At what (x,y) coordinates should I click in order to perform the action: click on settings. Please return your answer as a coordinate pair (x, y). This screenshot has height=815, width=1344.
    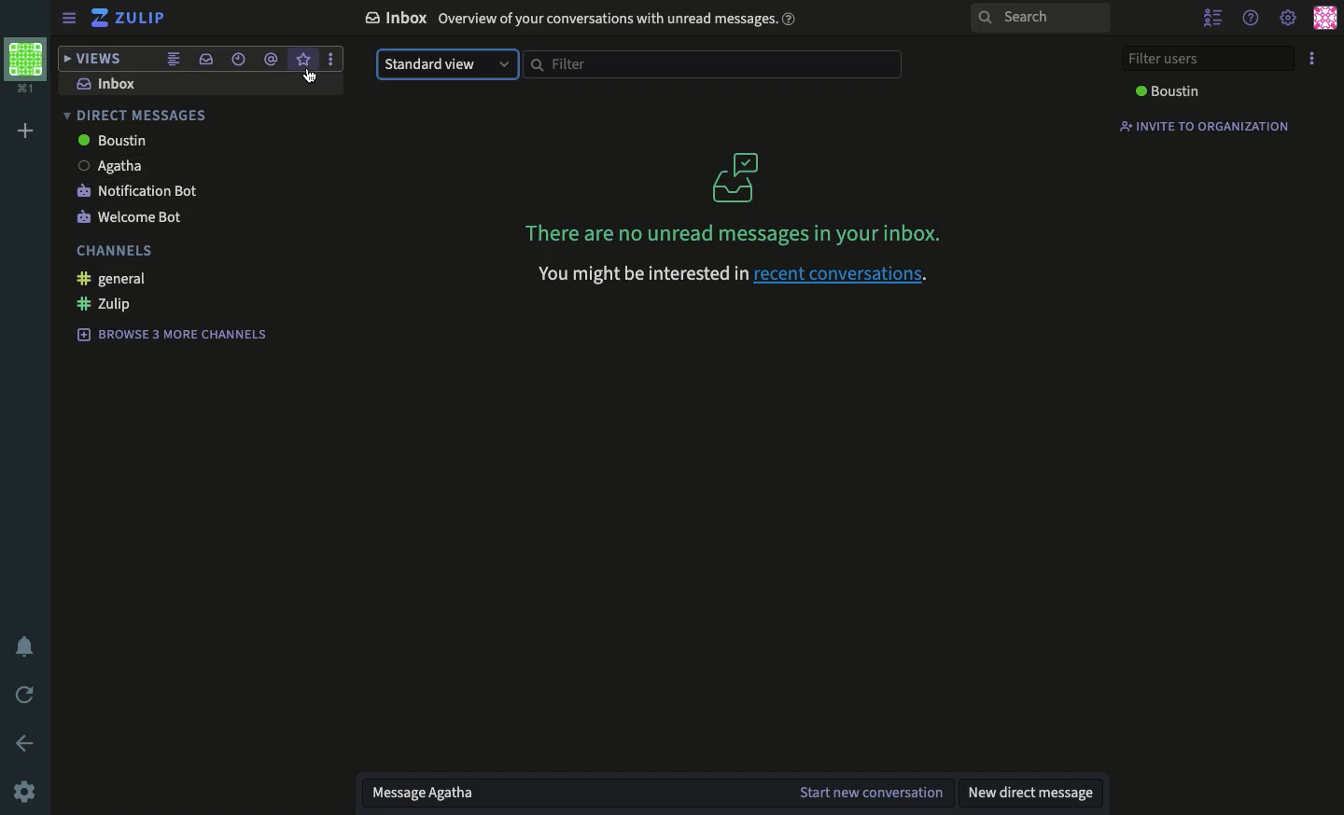
    Looking at the image, I should click on (29, 790).